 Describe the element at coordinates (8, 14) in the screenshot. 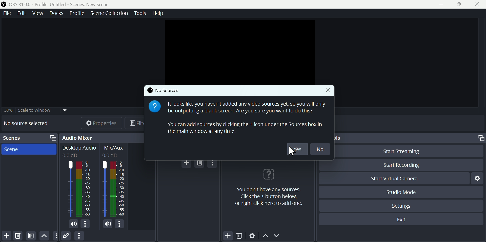

I see `File` at that location.